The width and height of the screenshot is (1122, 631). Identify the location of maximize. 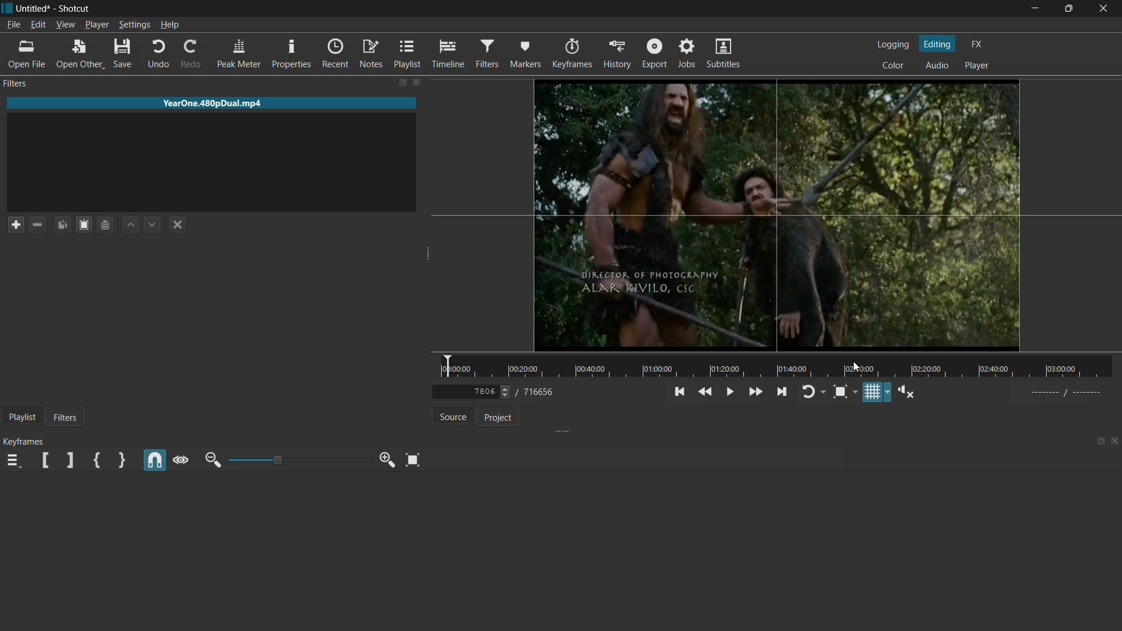
(1072, 8).